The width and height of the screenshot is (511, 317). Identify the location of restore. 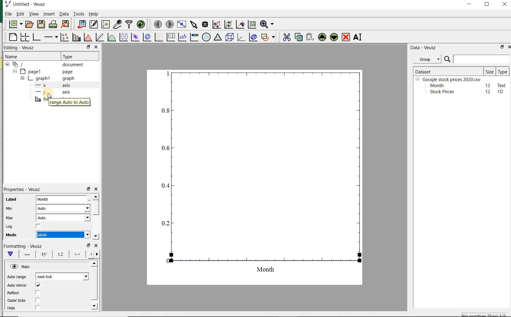
(89, 47).